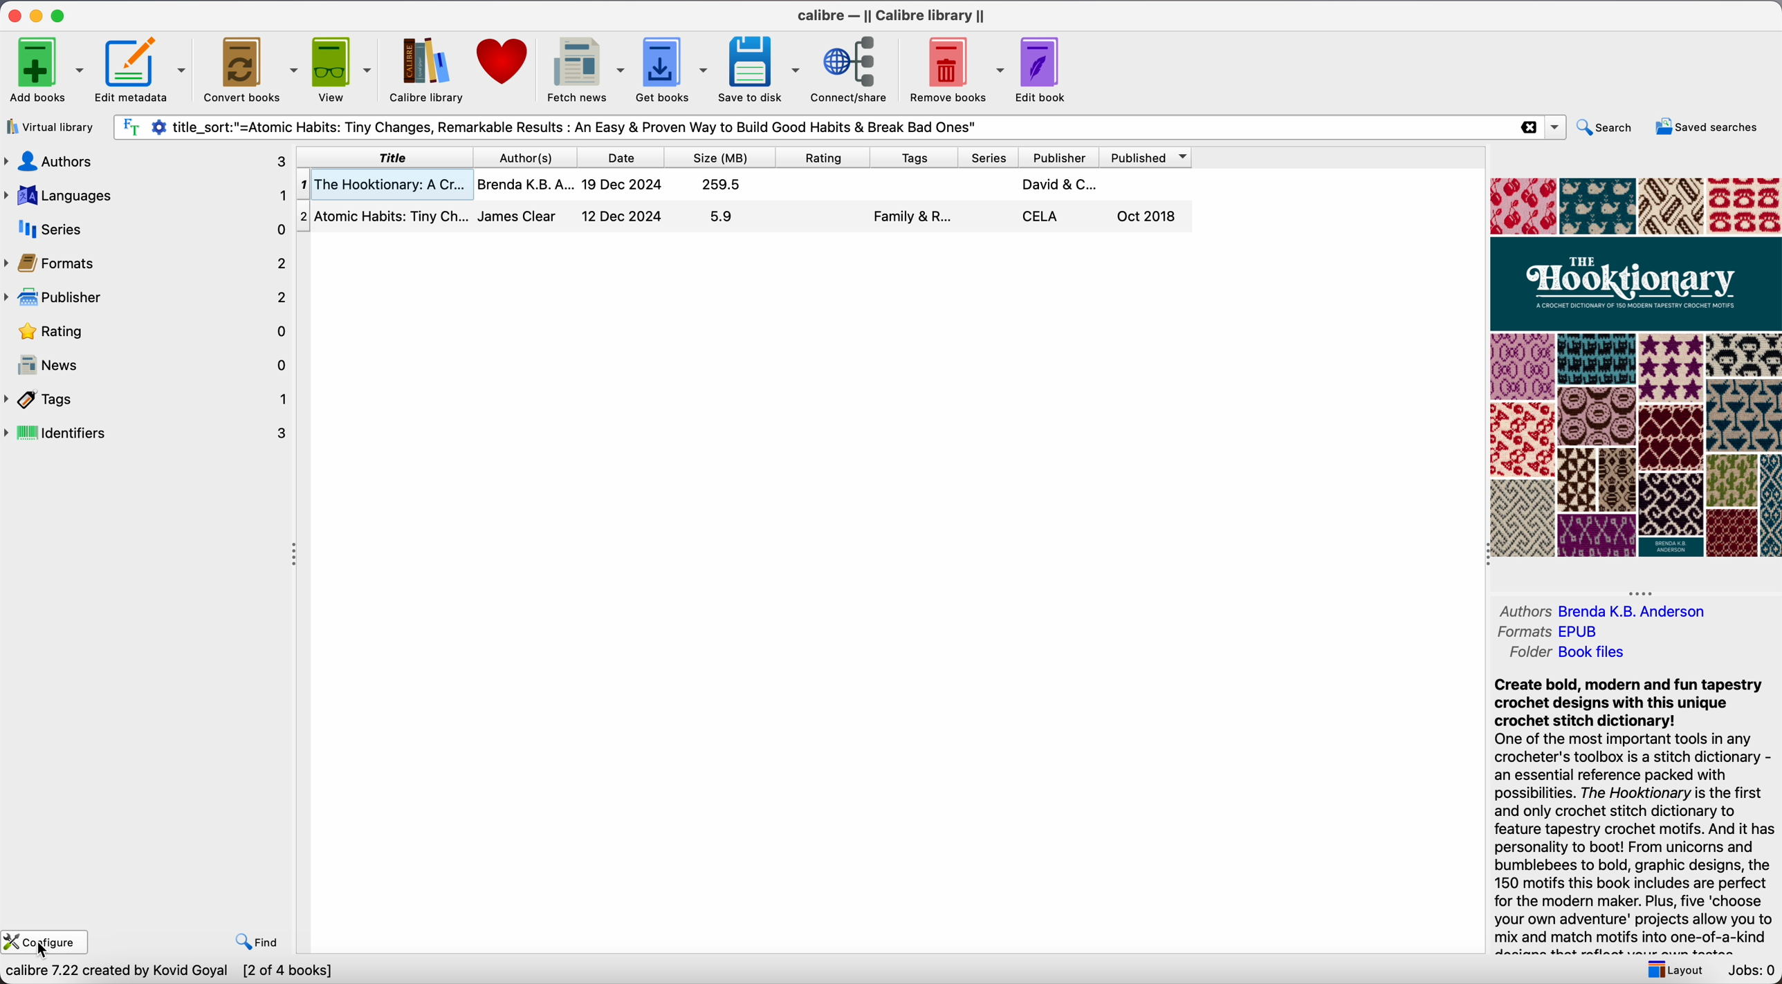  What do you see at coordinates (624, 215) in the screenshot?
I see `12 Dec 2024` at bounding box center [624, 215].